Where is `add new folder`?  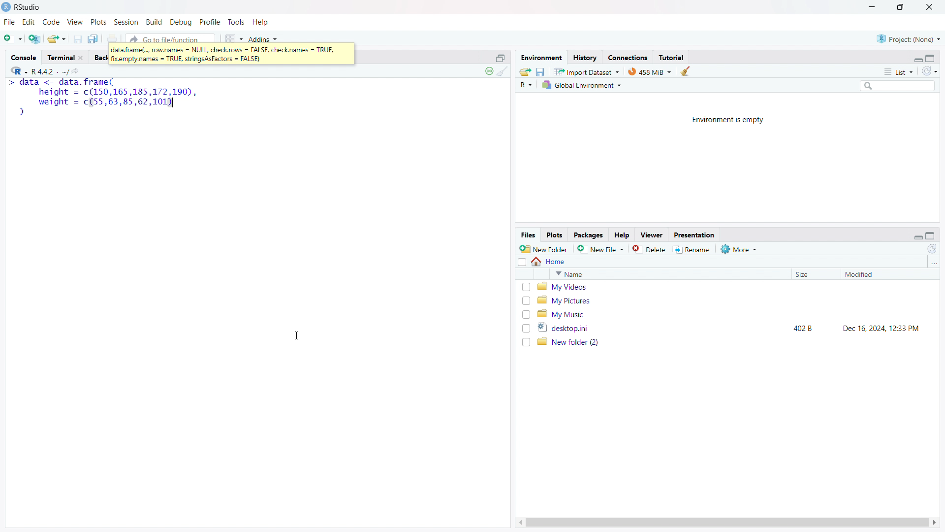
add new folder is located at coordinates (544, 249).